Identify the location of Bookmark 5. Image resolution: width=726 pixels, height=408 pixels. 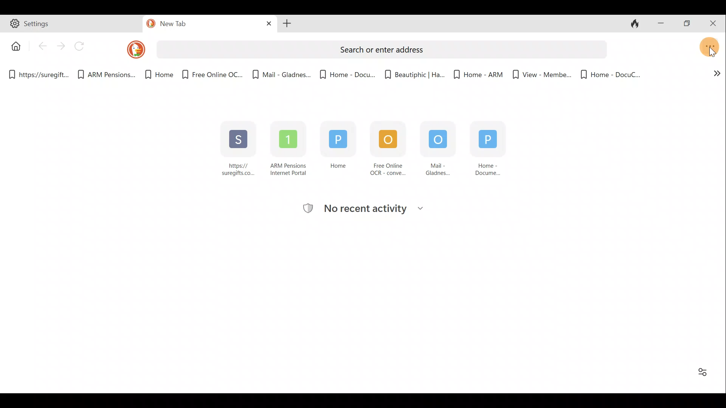
(281, 74).